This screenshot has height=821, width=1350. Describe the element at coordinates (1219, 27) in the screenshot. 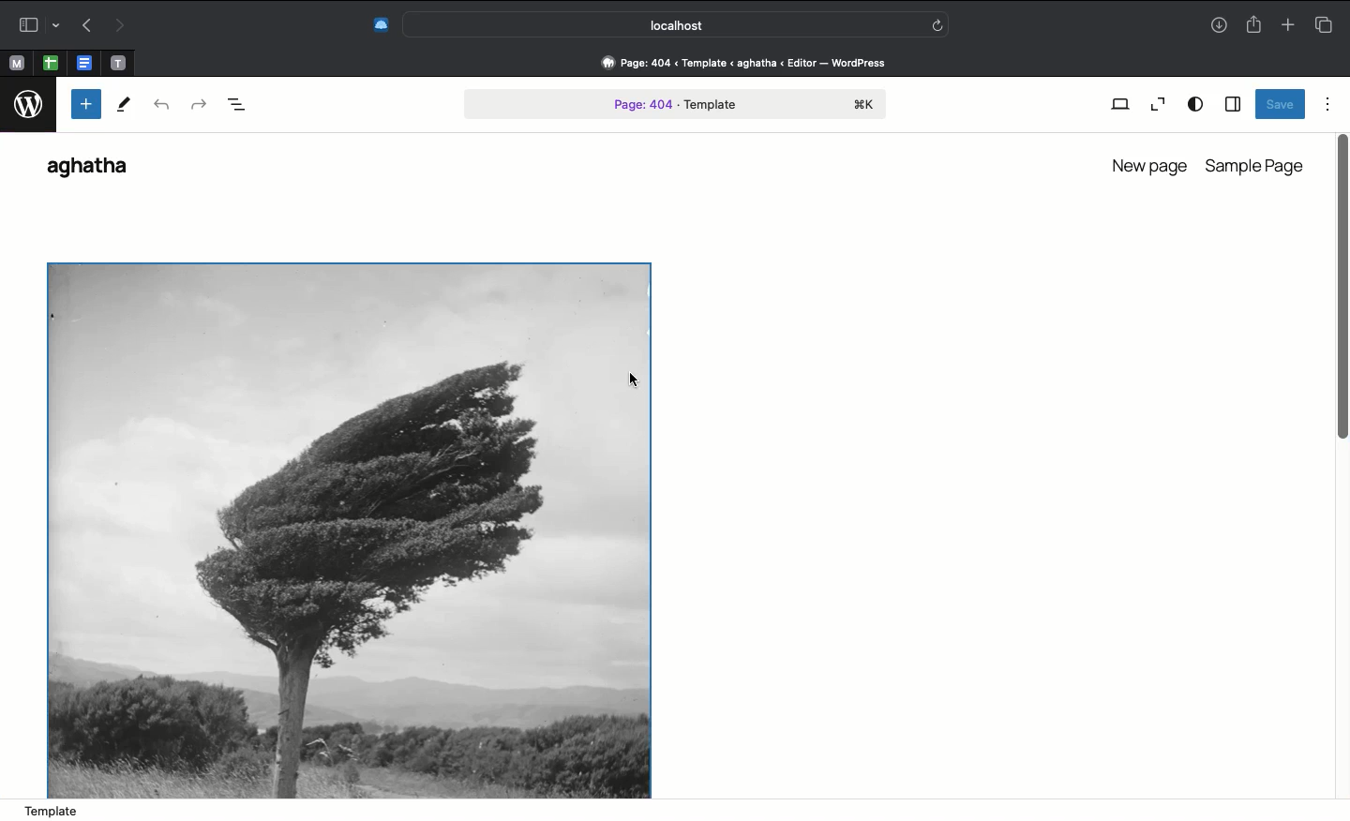

I see `Downlaods` at that location.